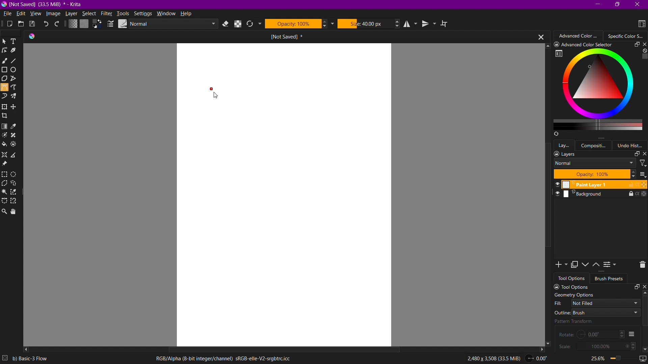  I want to click on Contiguous Selection Tool, so click(5, 193).